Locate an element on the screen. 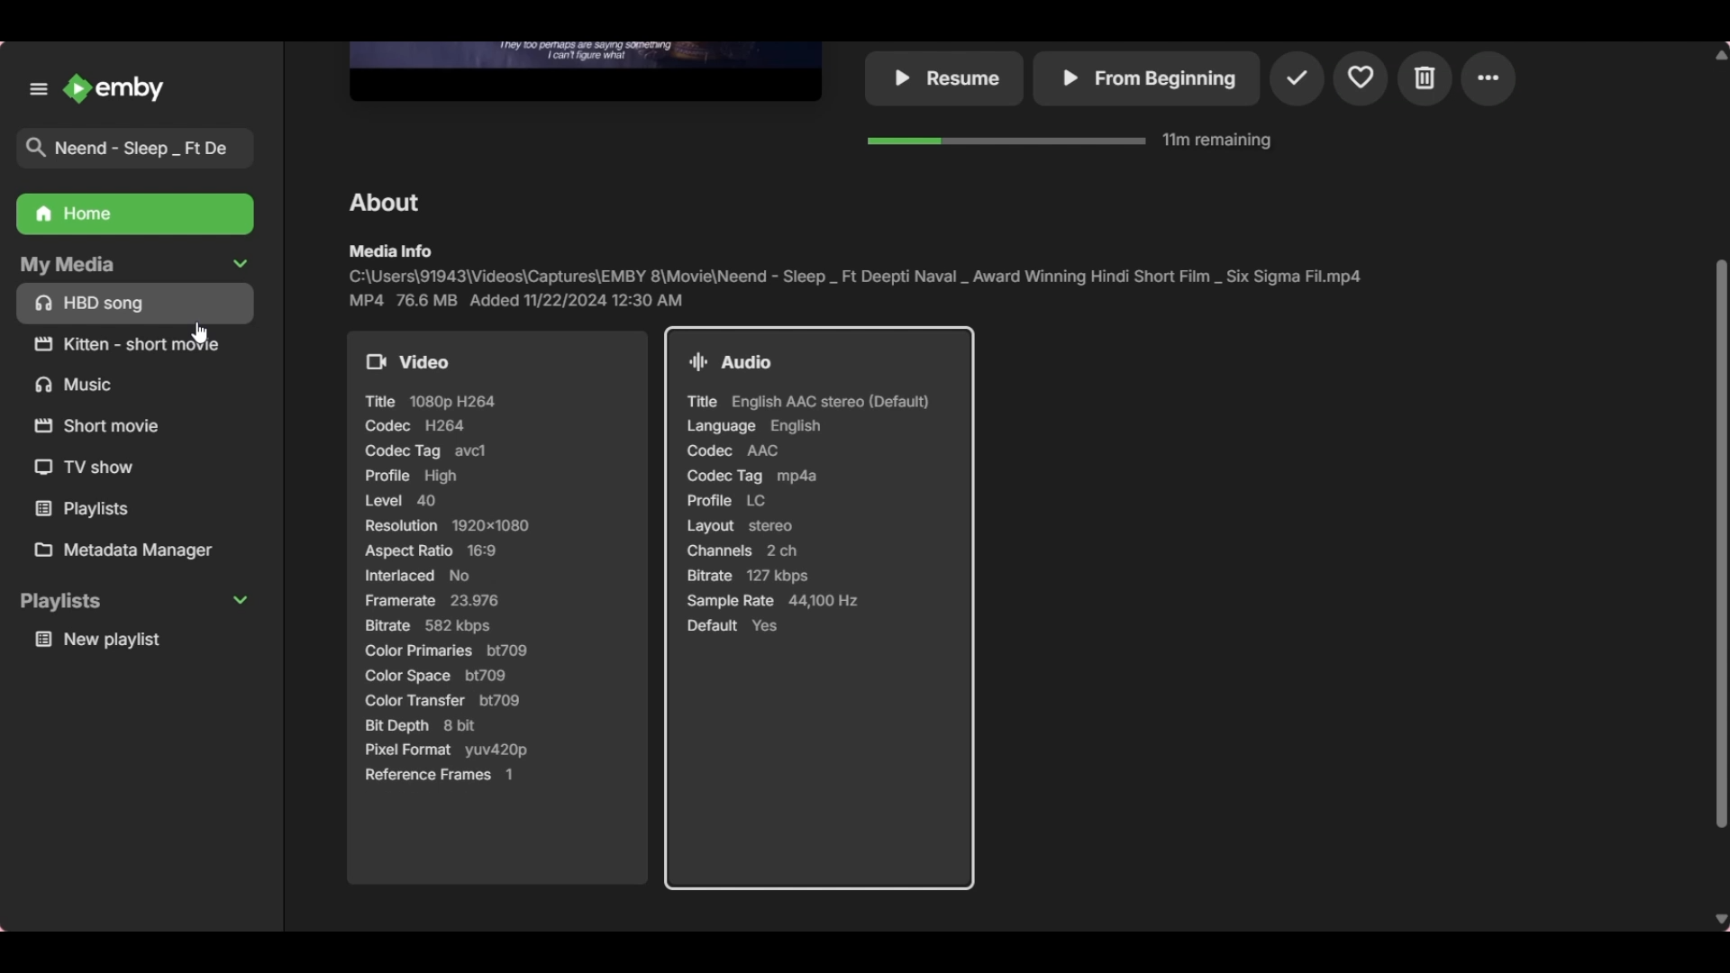 Image resolution: width=1730 pixels, height=973 pixels. Go to home is located at coordinates (114, 88).